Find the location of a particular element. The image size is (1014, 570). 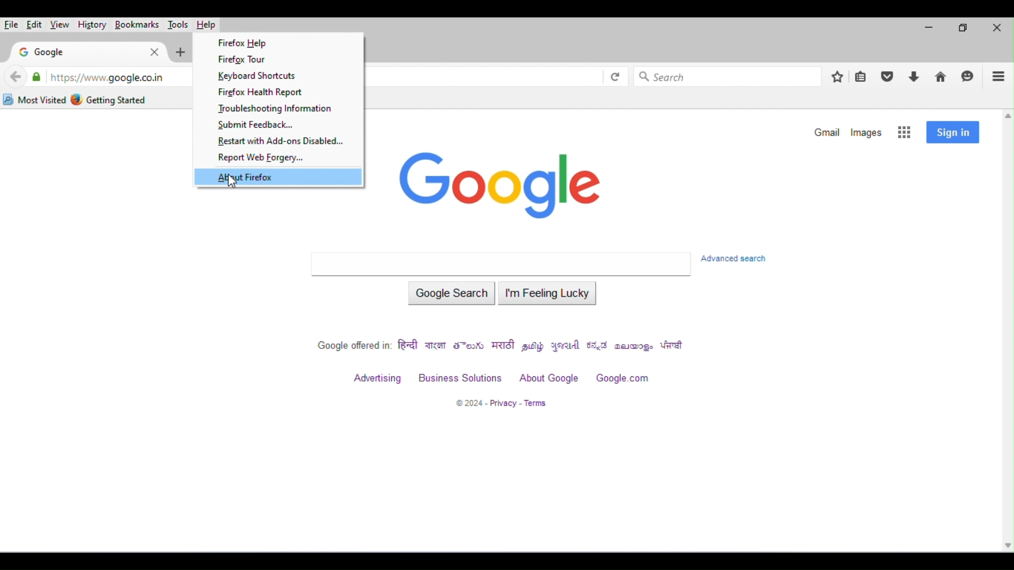

most visited is located at coordinates (35, 100).